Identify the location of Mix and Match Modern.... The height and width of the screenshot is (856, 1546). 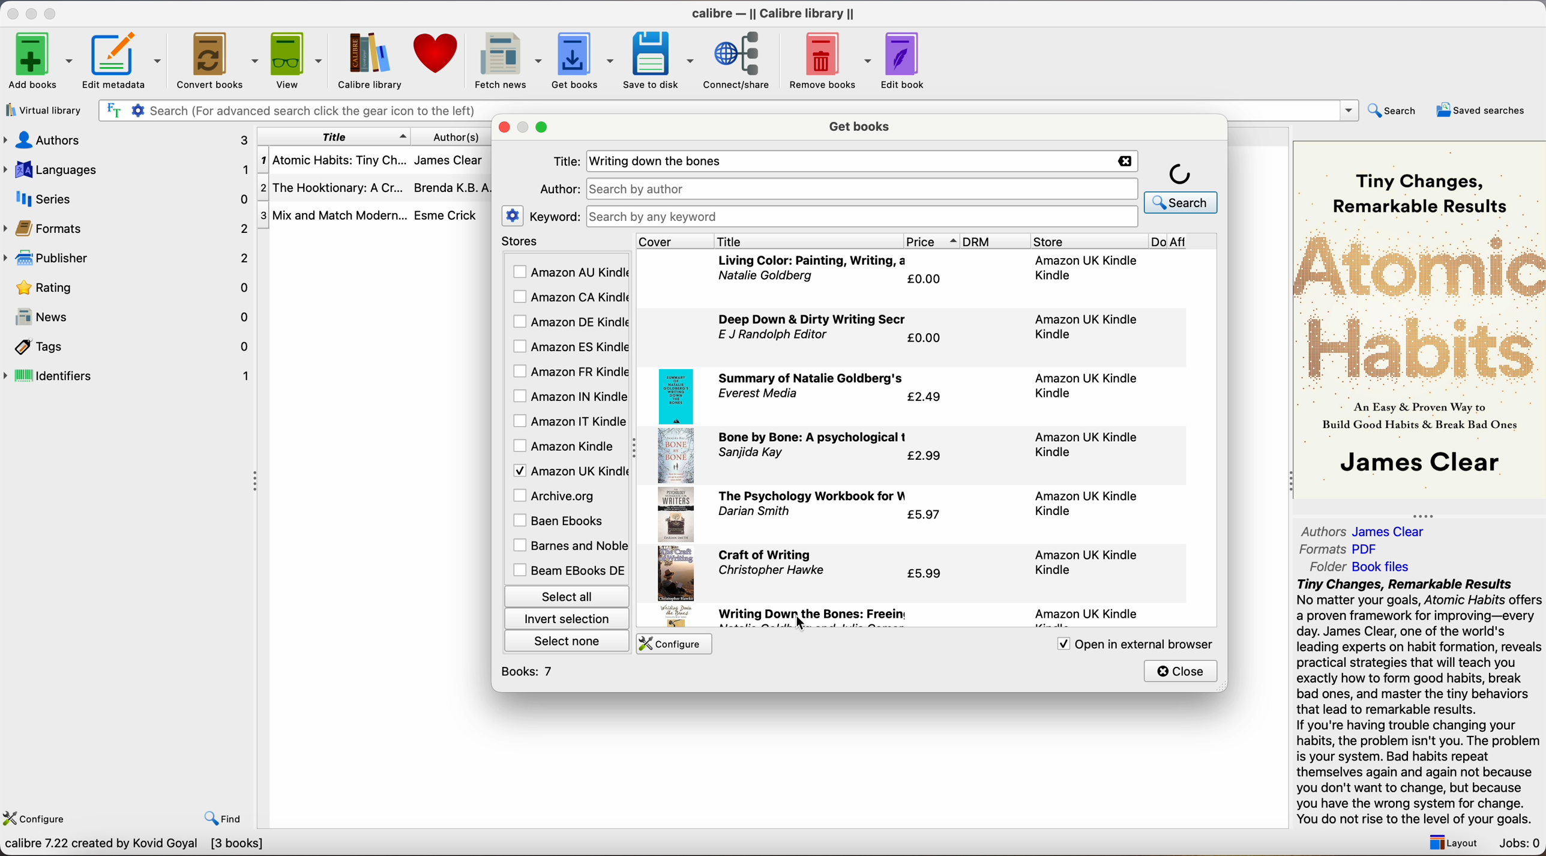
(332, 216).